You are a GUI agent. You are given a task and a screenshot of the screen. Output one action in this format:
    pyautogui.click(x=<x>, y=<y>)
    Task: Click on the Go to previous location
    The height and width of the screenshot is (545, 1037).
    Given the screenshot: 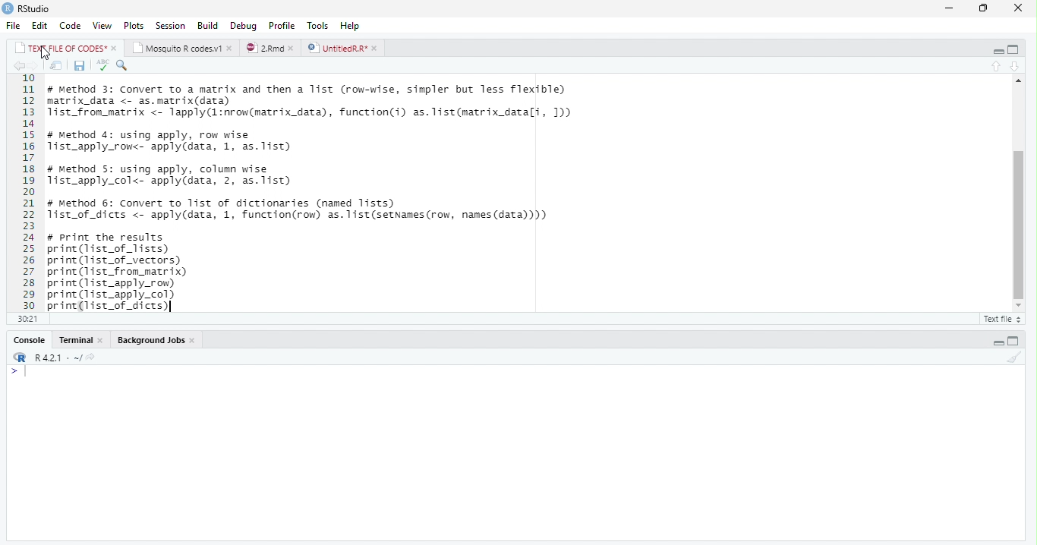 What is the action you would take?
    pyautogui.click(x=17, y=66)
    